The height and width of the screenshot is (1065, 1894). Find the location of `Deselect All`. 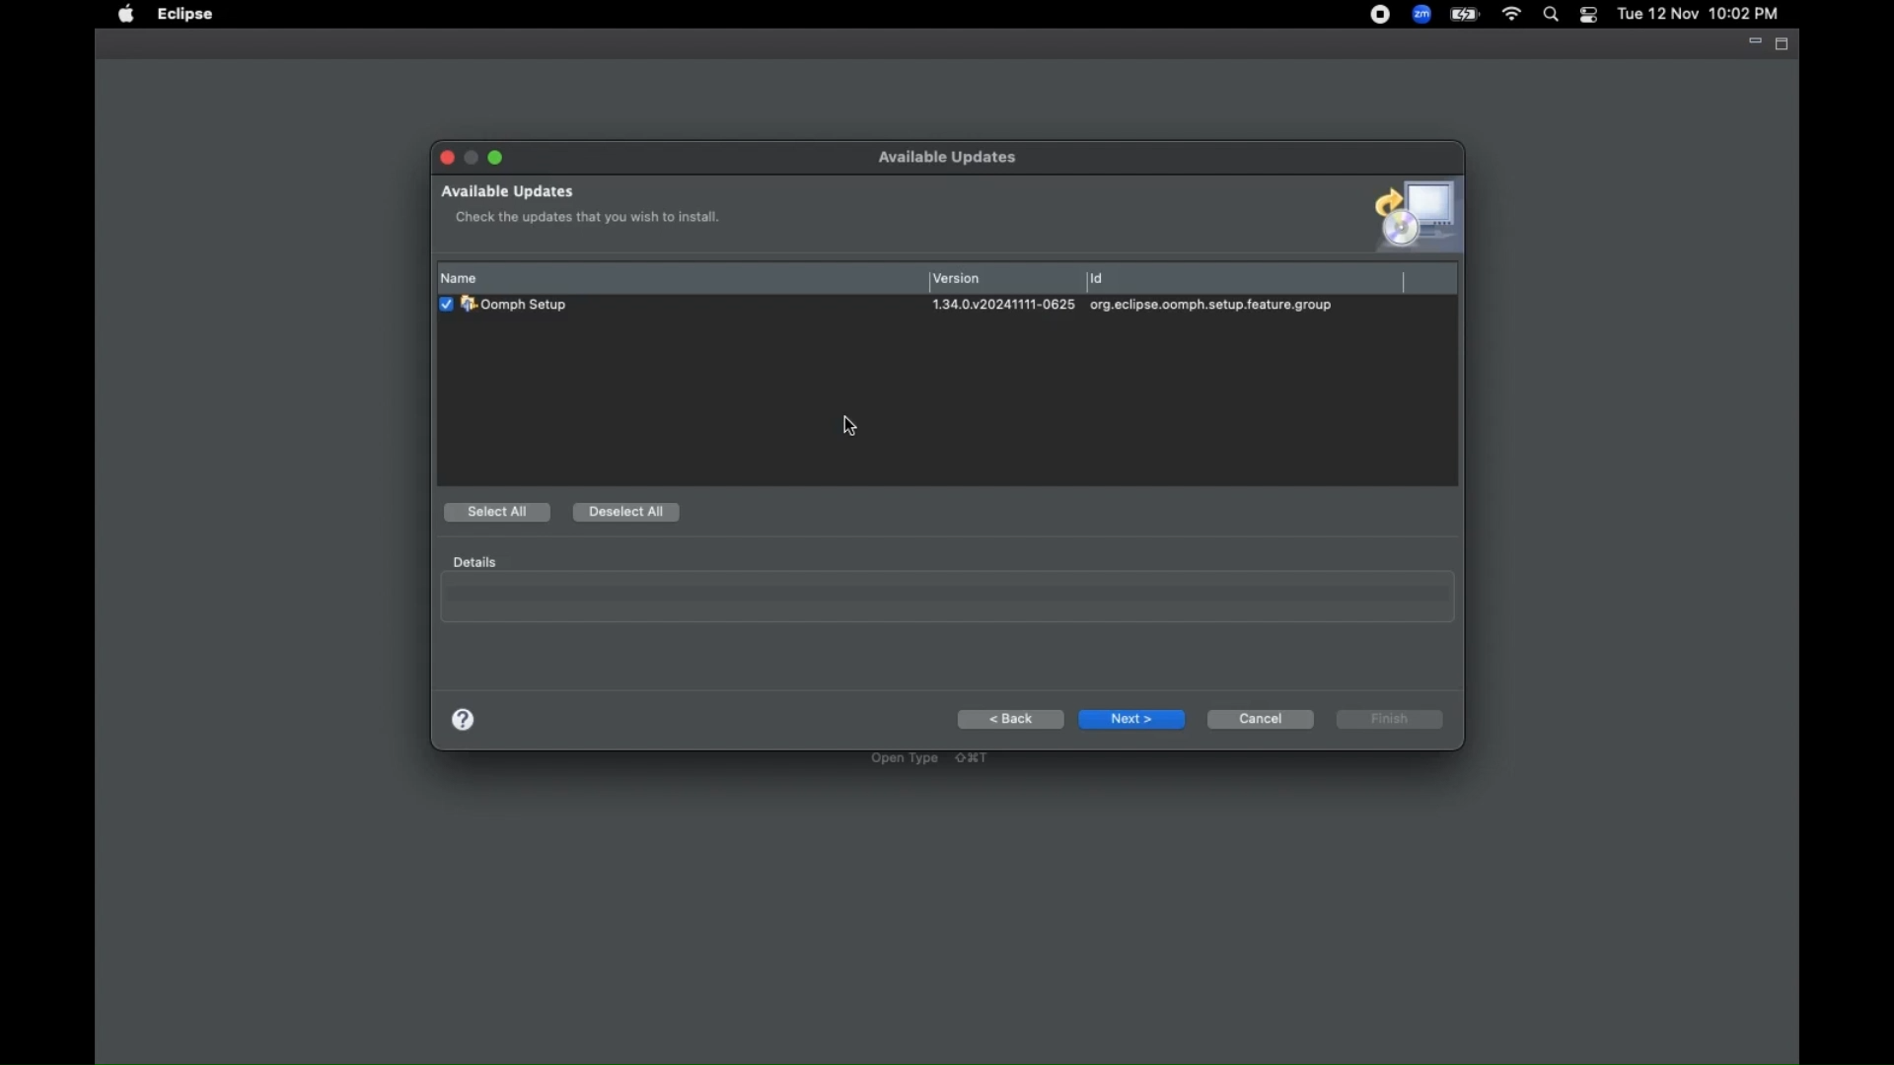

Deselect All is located at coordinates (628, 513).